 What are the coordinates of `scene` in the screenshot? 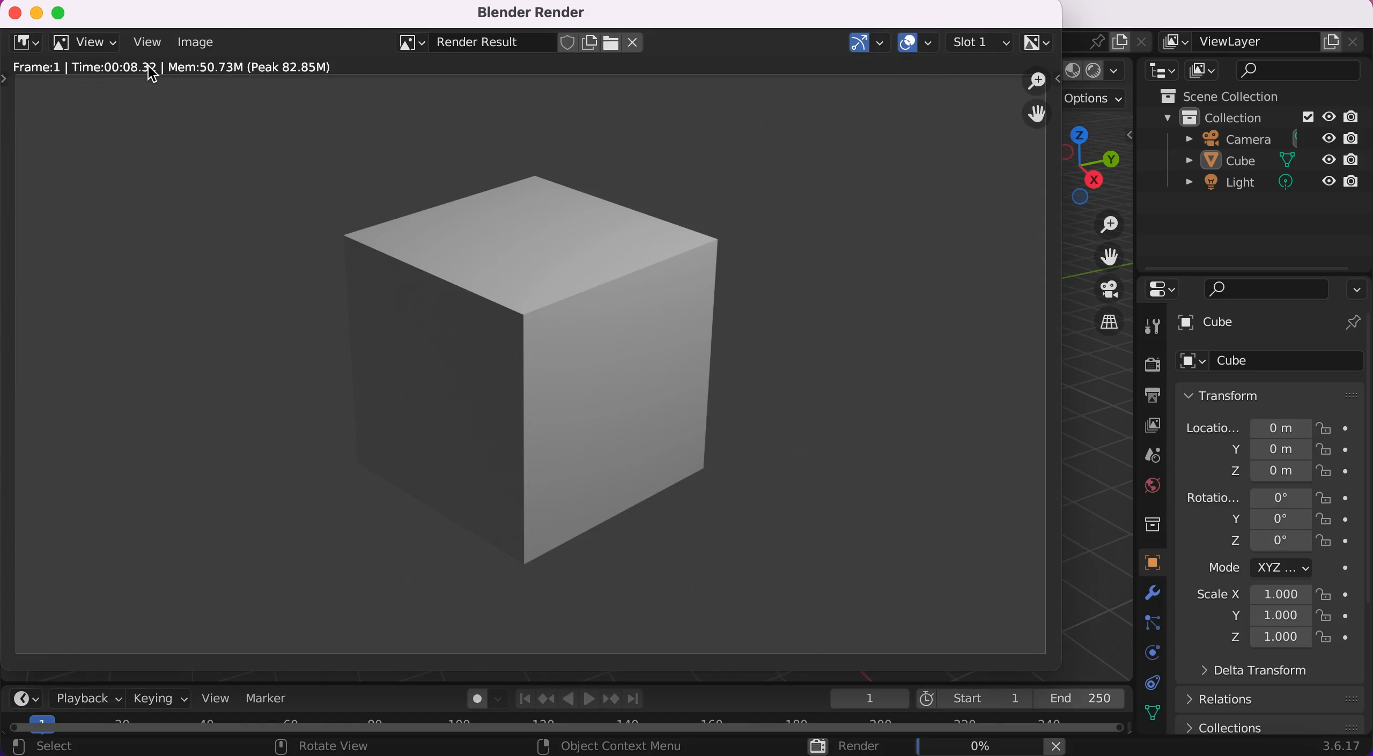 It's located at (1145, 454).